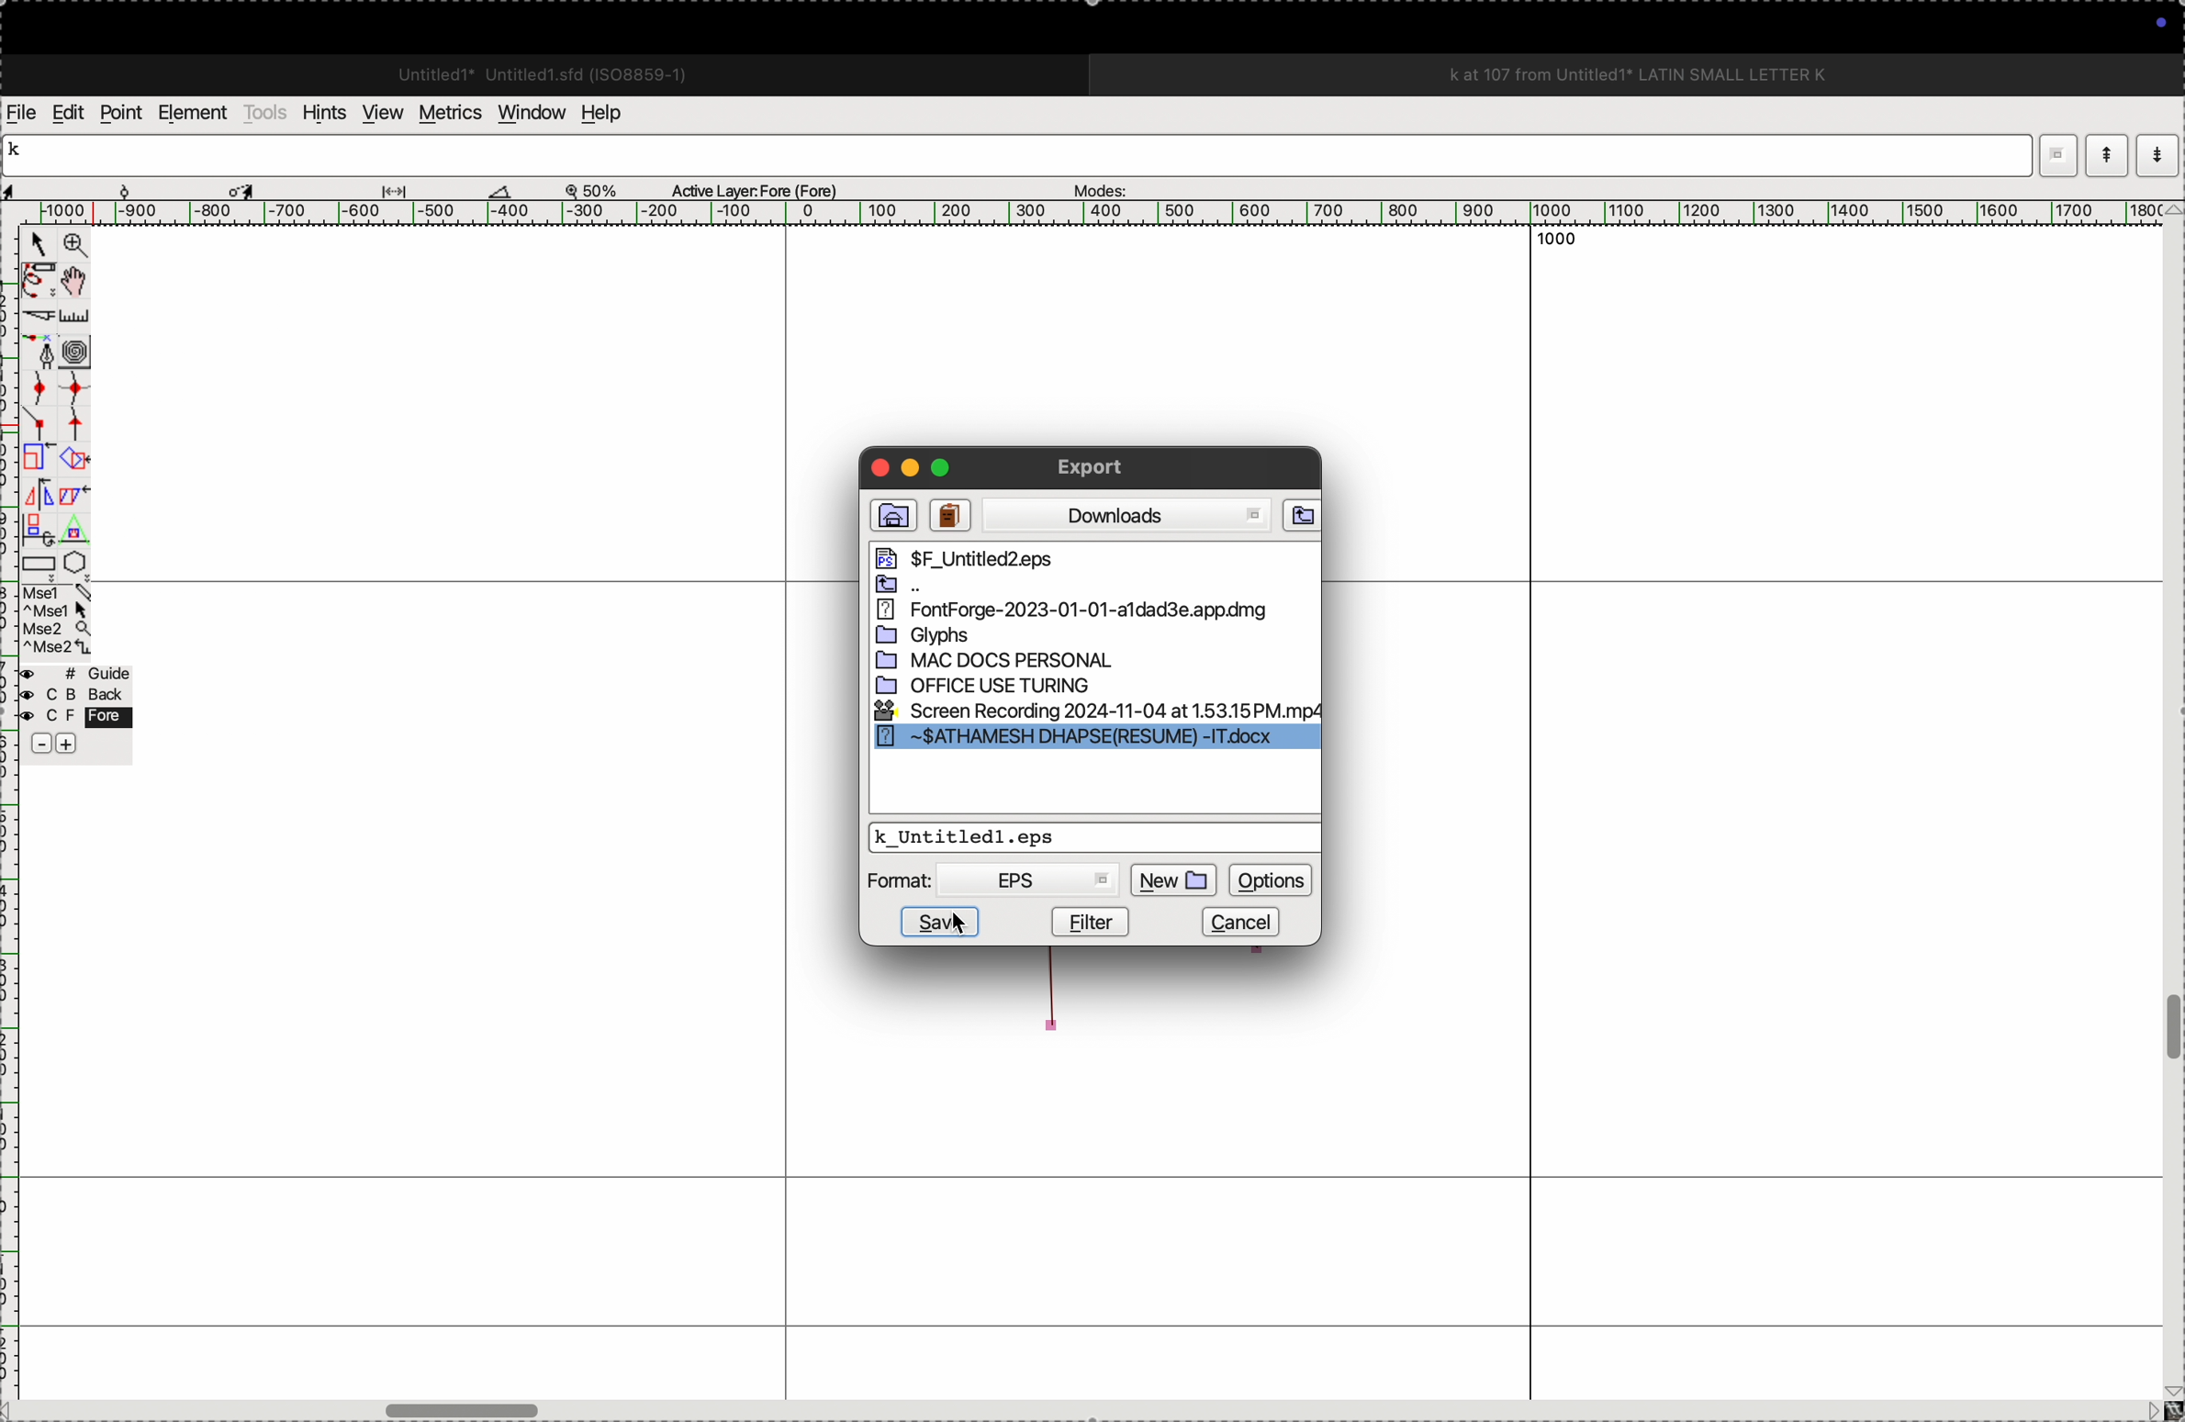  I want to click on paste, so click(949, 516).